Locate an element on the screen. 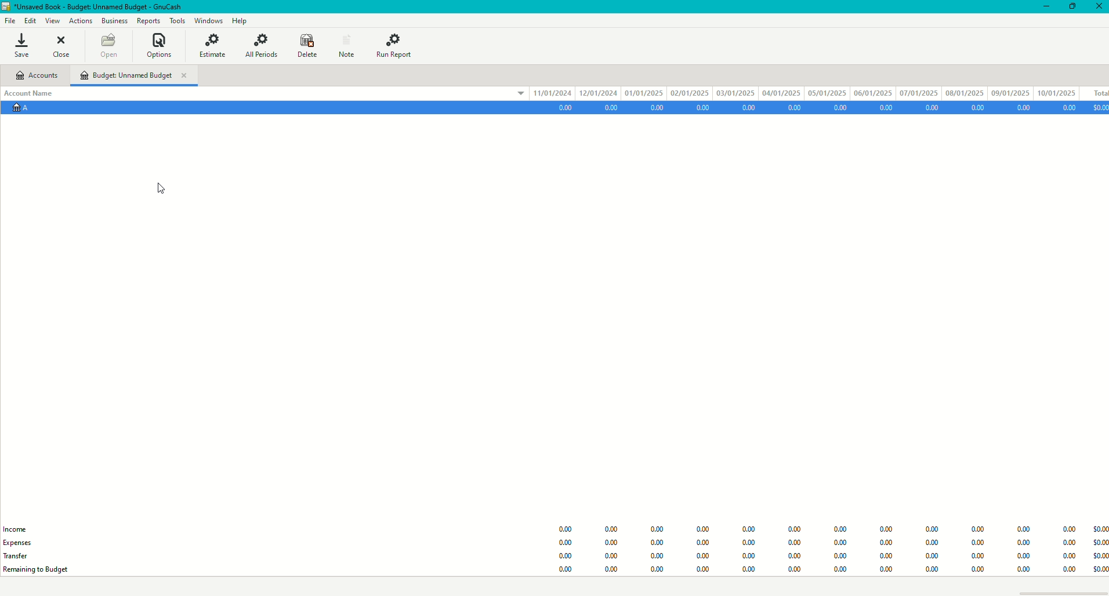 Image resolution: width=1109 pixels, height=596 pixels. drop down menu is located at coordinates (513, 96).